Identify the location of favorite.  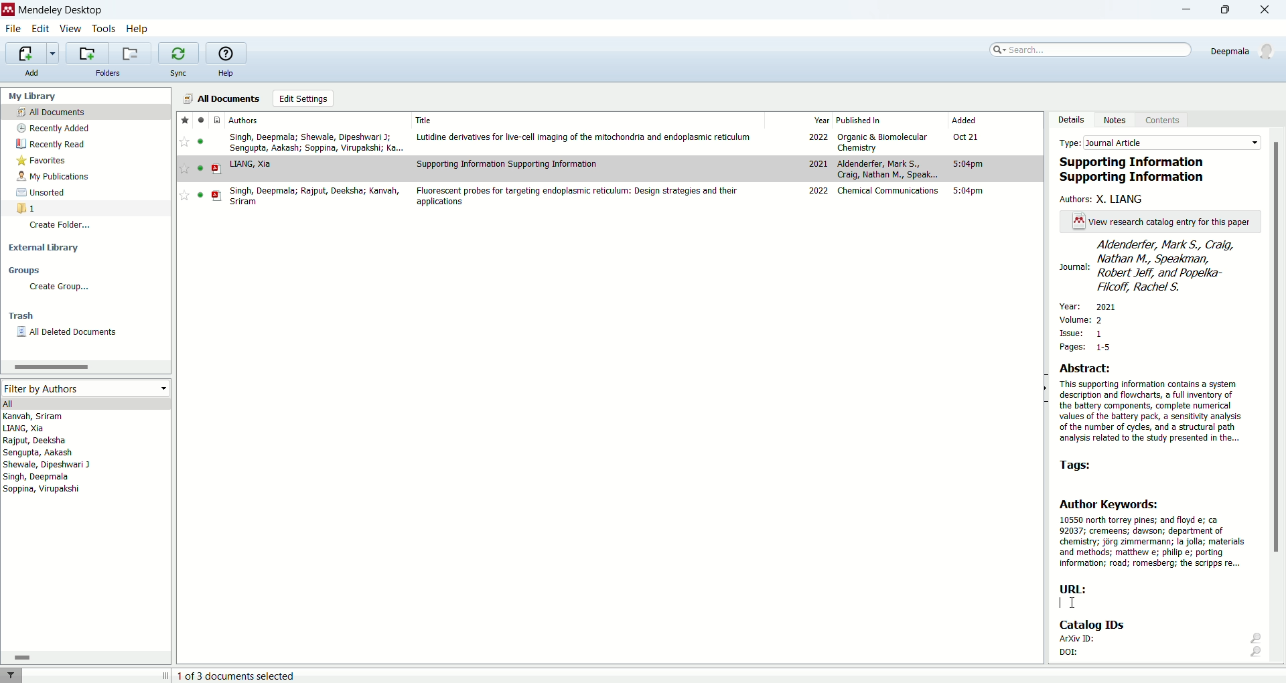
(184, 196).